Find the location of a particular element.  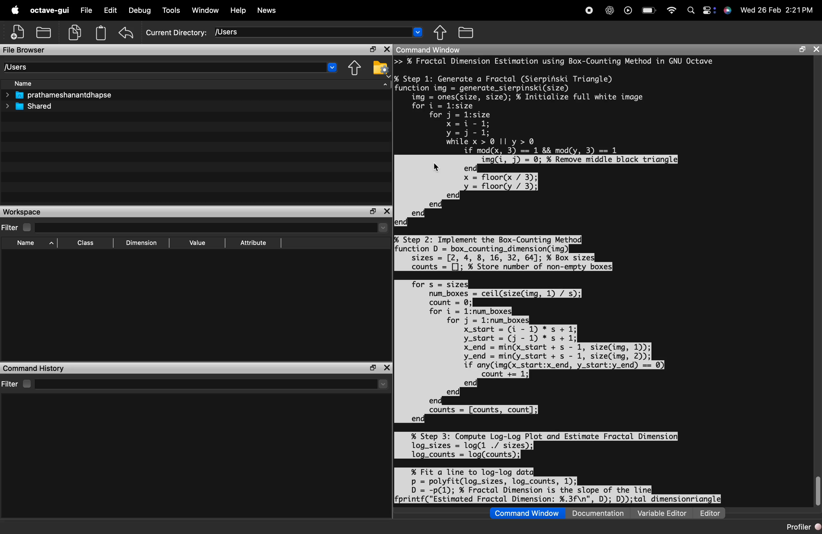

Value is located at coordinates (197, 243).